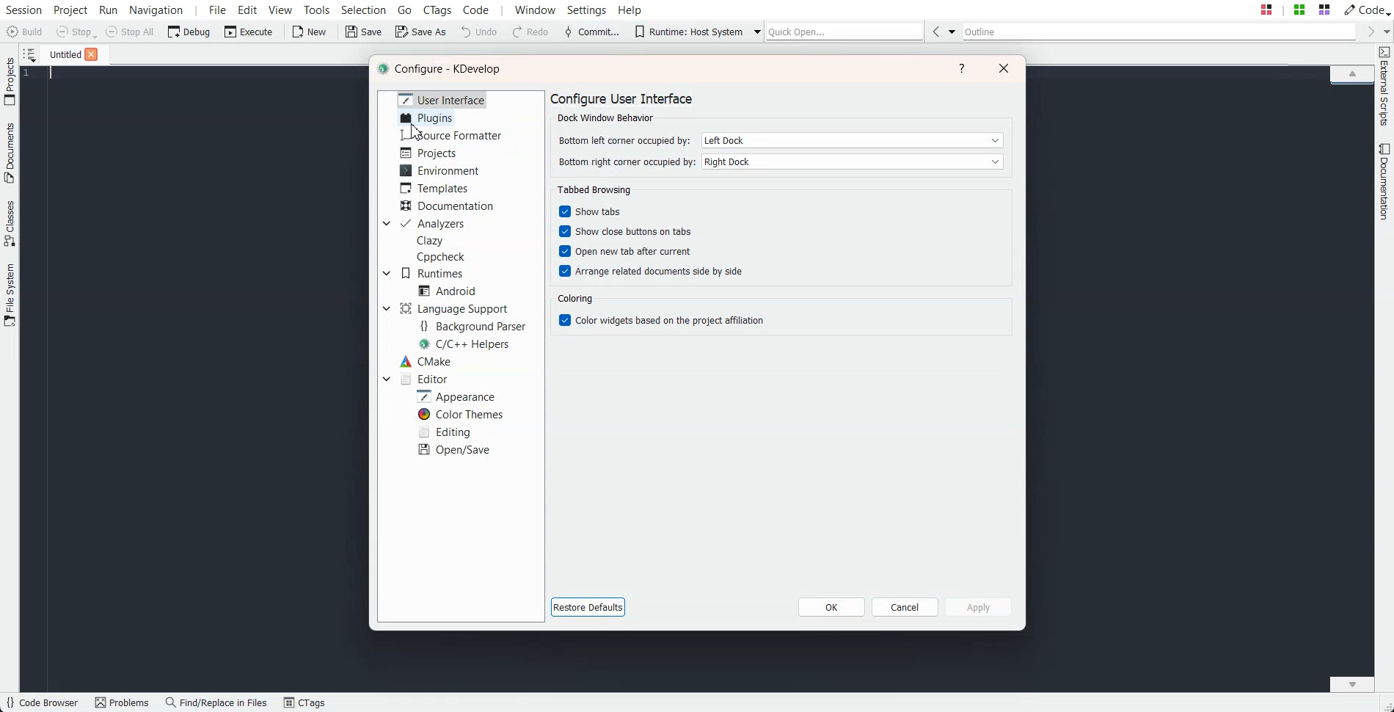  What do you see at coordinates (624, 162) in the screenshot?
I see `Bottom right corner occupied by` at bounding box center [624, 162].